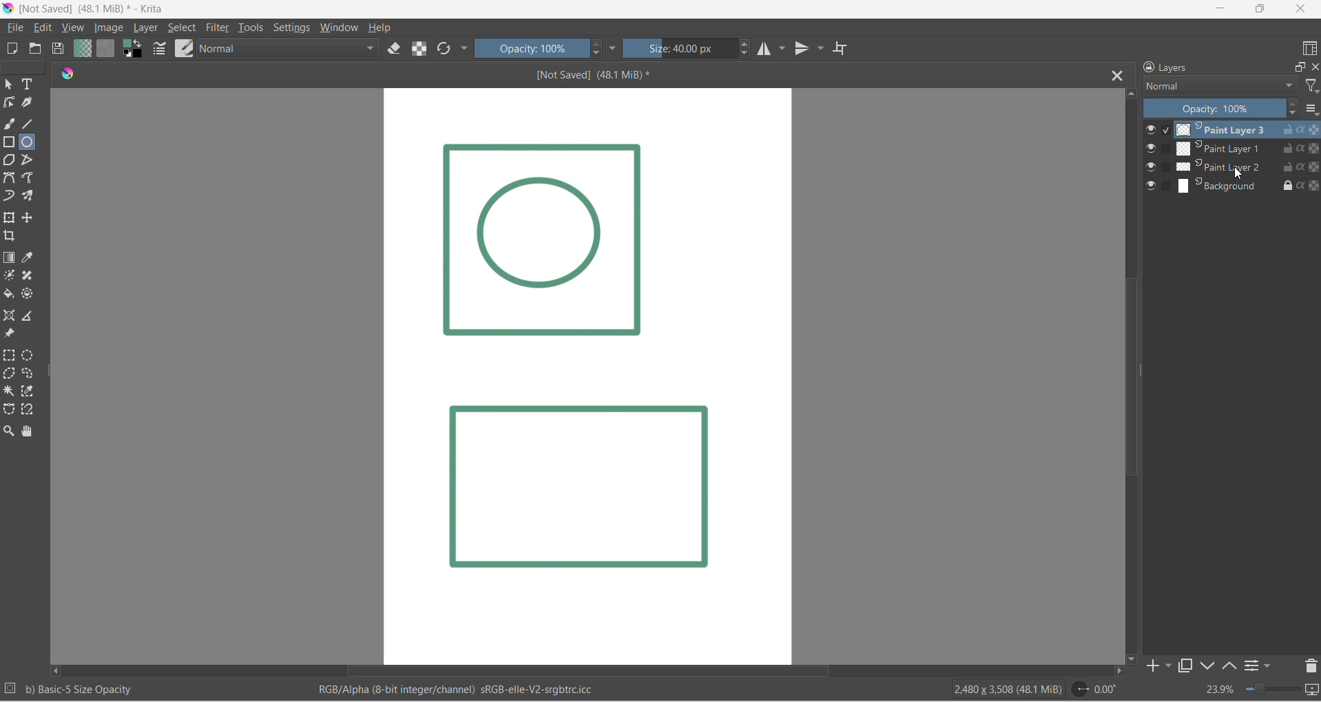 The image size is (1321, 702). I want to click on close tab, so click(1114, 73).